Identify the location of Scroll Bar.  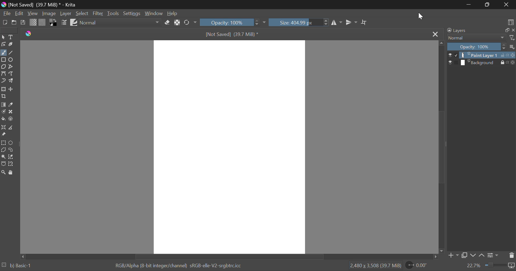
(442, 147).